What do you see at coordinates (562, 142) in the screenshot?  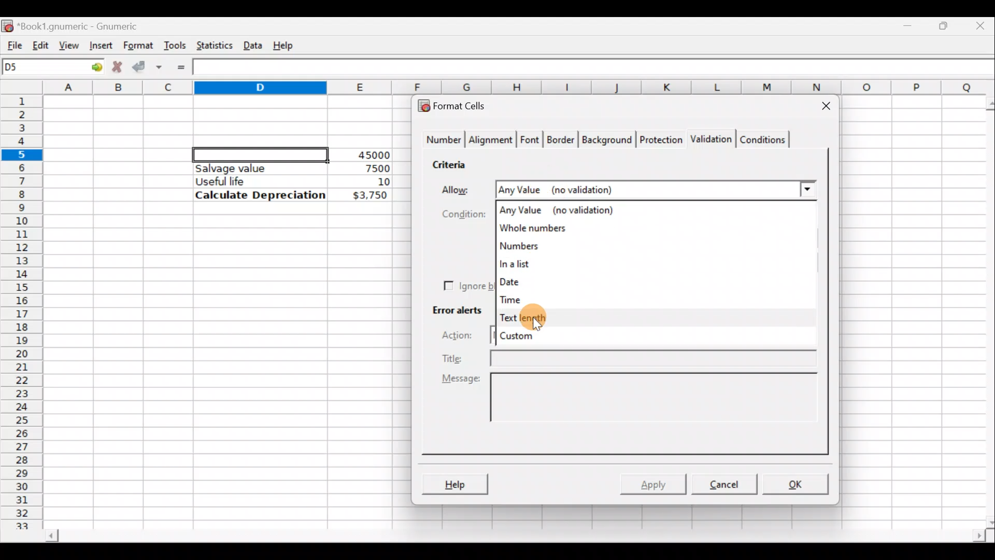 I see `Border` at bounding box center [562, 142].